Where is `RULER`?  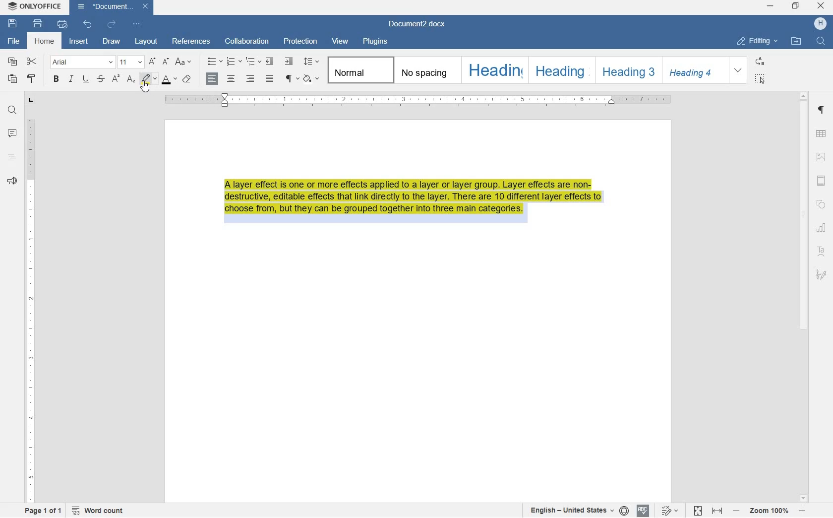 RULER is located at coordinates (29, 310).